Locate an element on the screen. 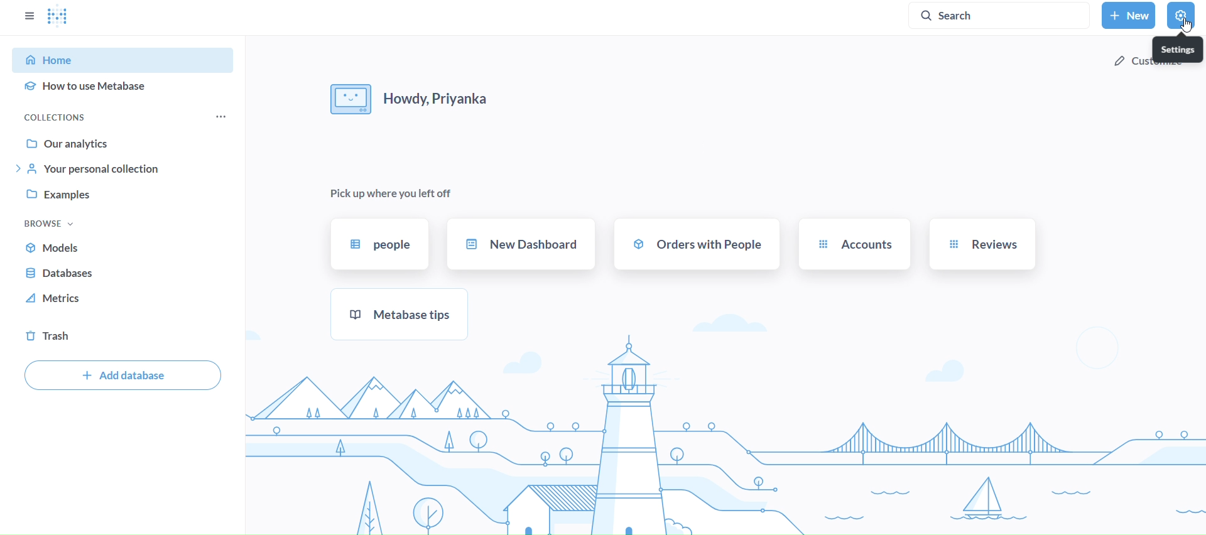 The image size is (1206, 535). new is located at coordinates (1128, 15).